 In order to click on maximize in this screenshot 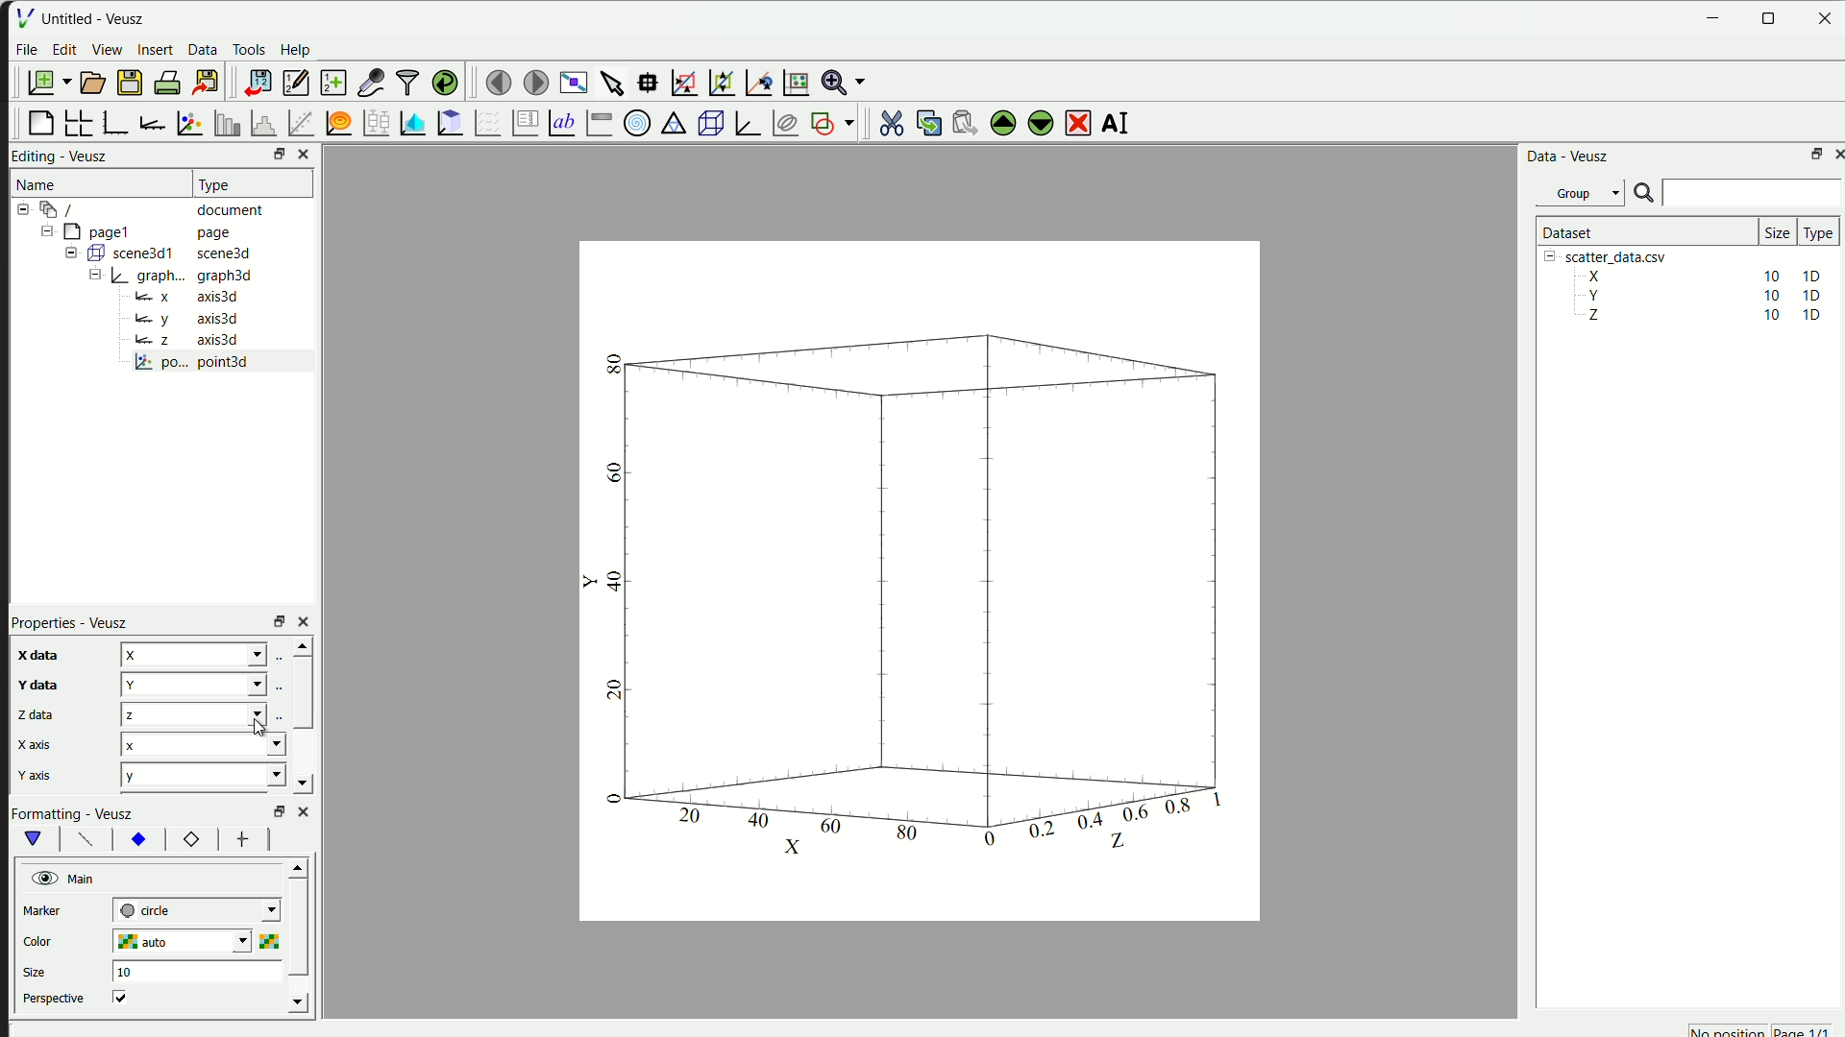, I will do `click(1812, 152)`.